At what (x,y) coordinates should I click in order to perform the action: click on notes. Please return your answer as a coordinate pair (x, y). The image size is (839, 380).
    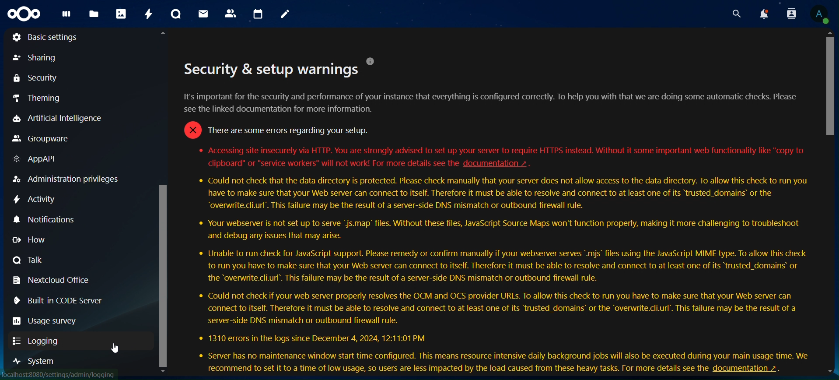
    Looking at the image, I should click on (285, 13).